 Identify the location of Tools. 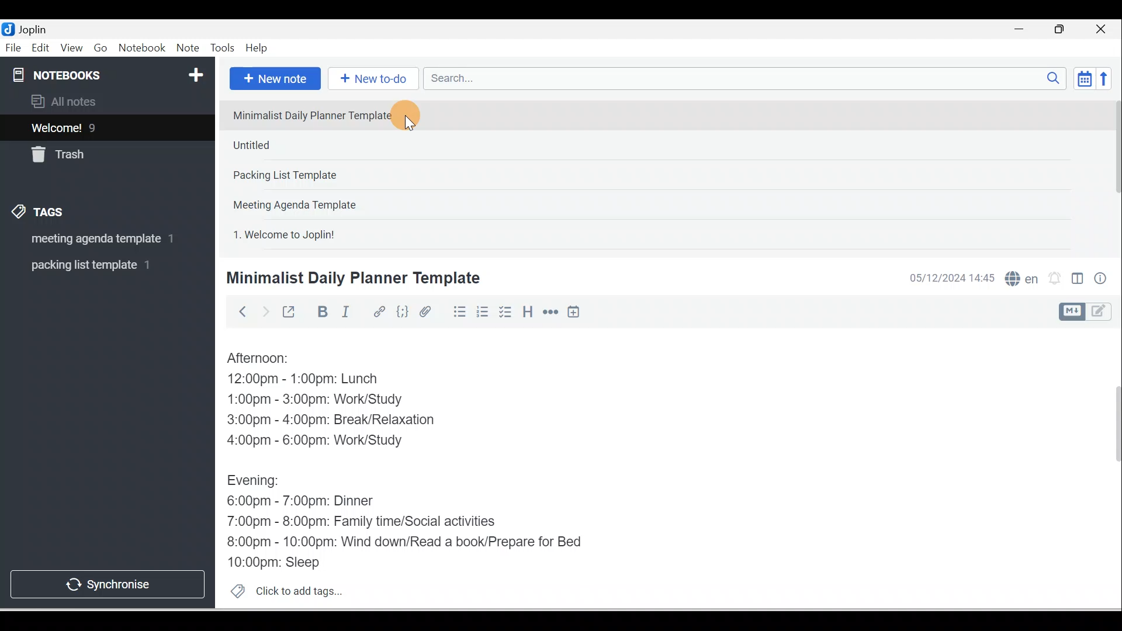
(222, 48).